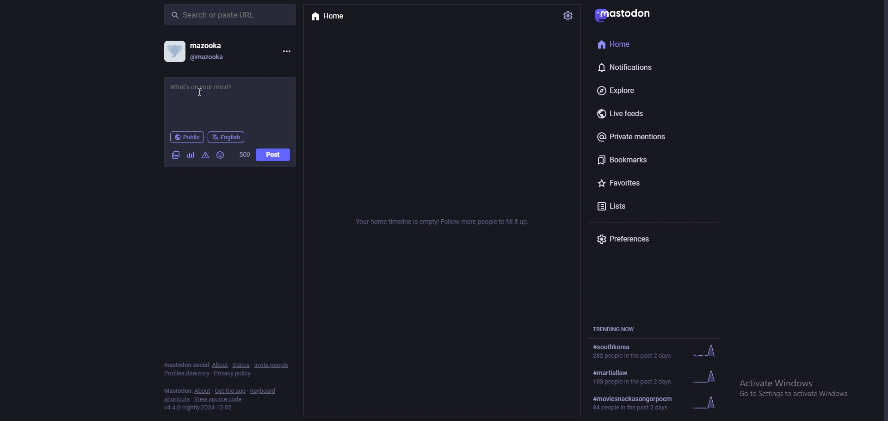 The image size is (888, 421). Describe the element at coordinates (220, 155) in the screenshot. I see `emoji` at that location.